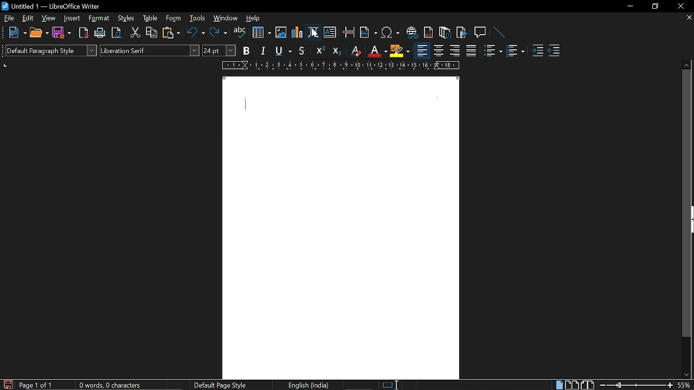 The width and height of the screenshot is (694, 390). I want to click on supercript, so click(319, 50).